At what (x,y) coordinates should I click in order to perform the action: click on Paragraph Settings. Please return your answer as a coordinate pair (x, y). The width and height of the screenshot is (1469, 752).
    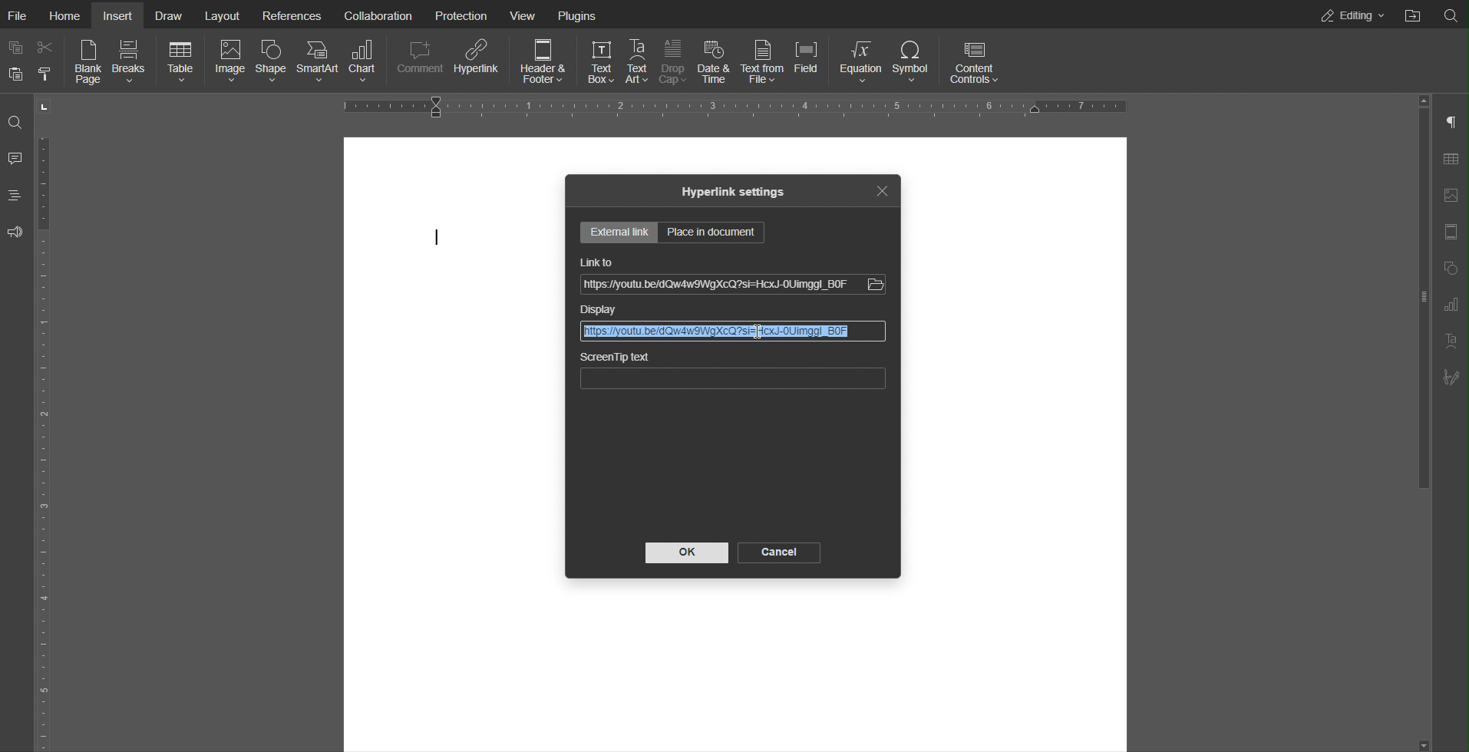
    Looking at the image, I should click on (1451, 119).